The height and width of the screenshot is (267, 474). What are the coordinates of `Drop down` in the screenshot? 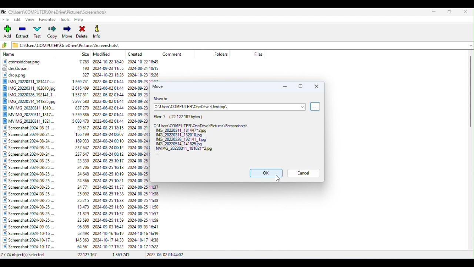 It's located at (302, 107).